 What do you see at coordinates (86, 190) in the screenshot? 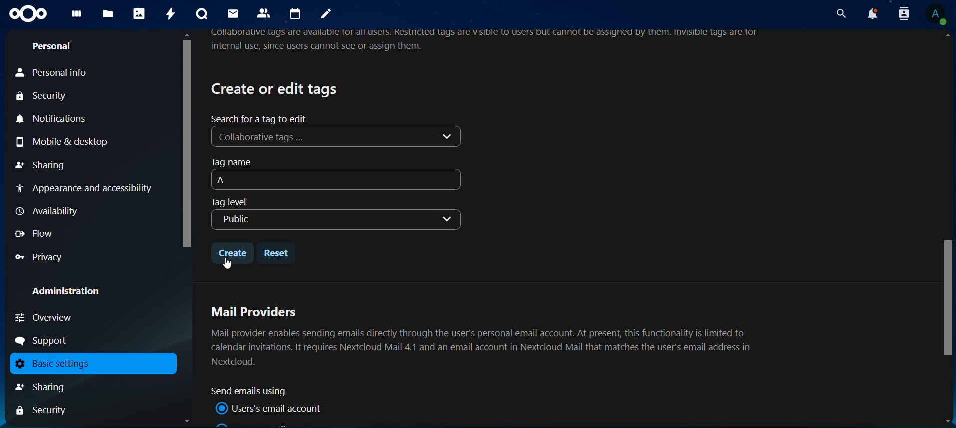
I see `appearance and accessibility` at bounding box center [86, 190].